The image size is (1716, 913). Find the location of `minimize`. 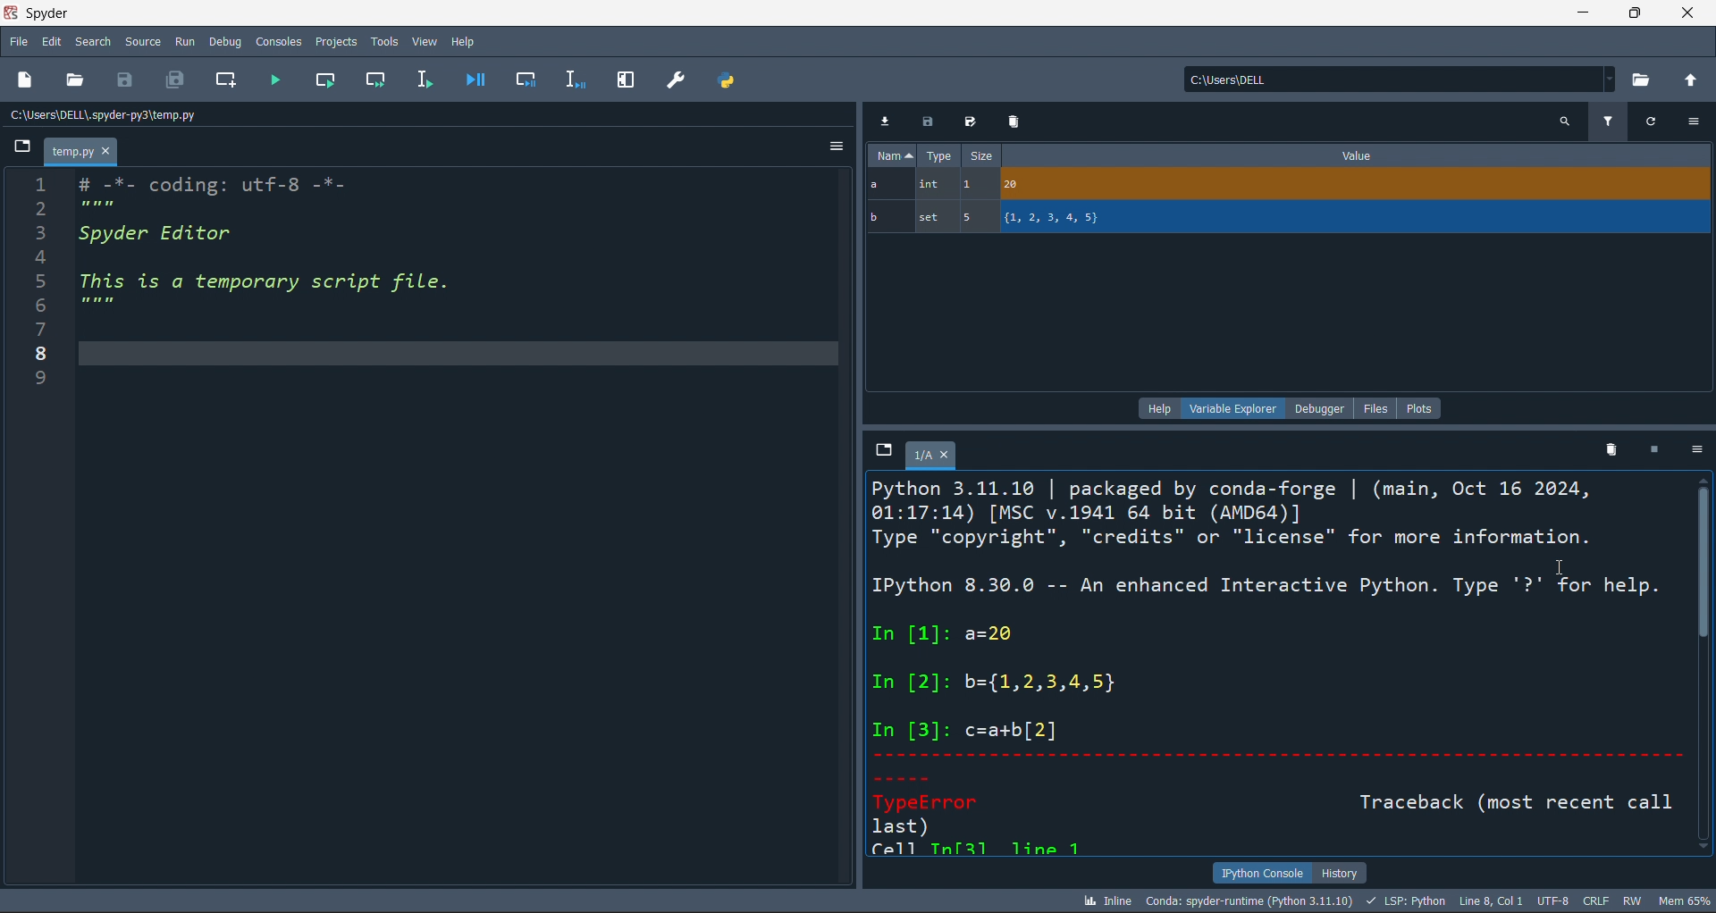

minimize is located at coordinates (1580, 13).